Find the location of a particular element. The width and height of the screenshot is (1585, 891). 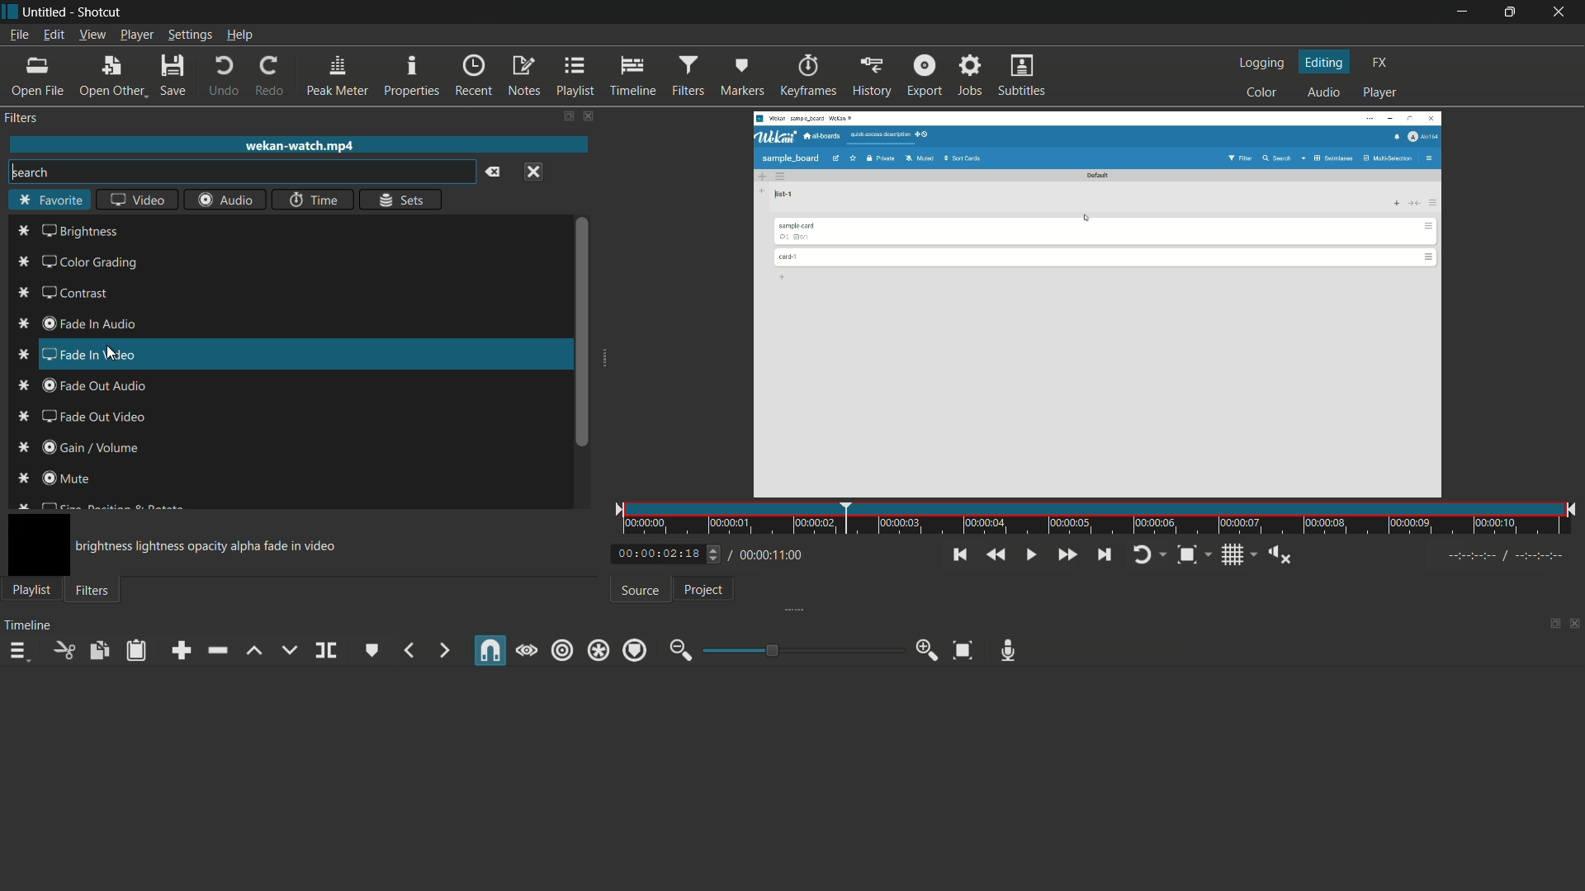

fade out audio is located at coordinates (78, 386).